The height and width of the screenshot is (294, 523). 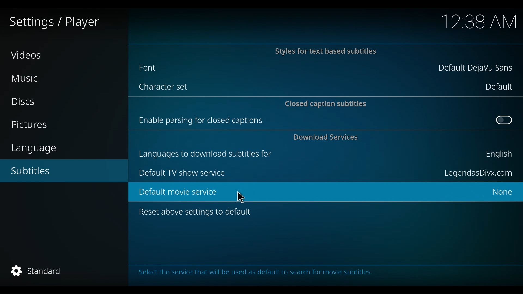 I want to click on Default TV Show service, so click(x=182, y=173).